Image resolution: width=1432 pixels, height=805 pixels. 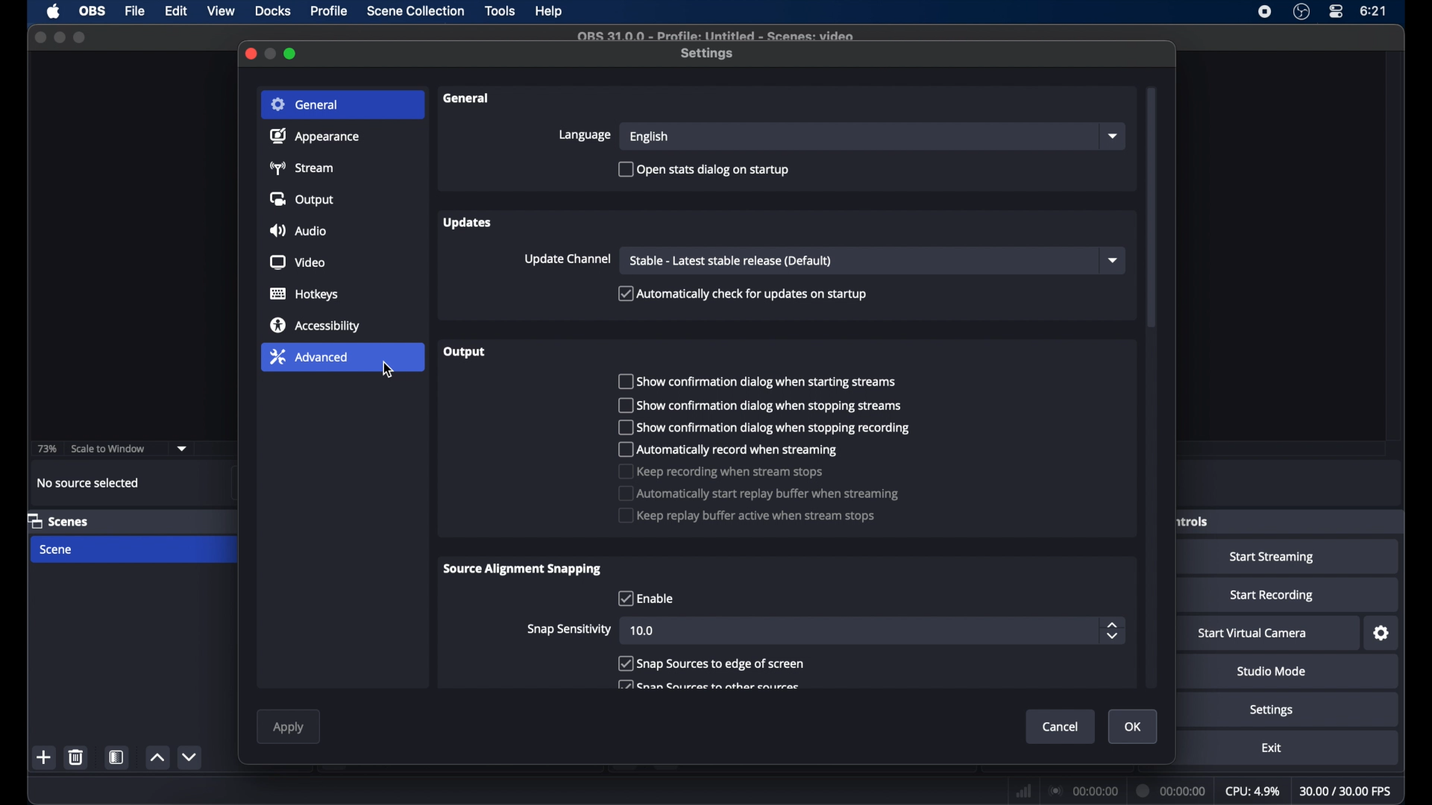 I want to click on stream, so click(x=300, y=168).